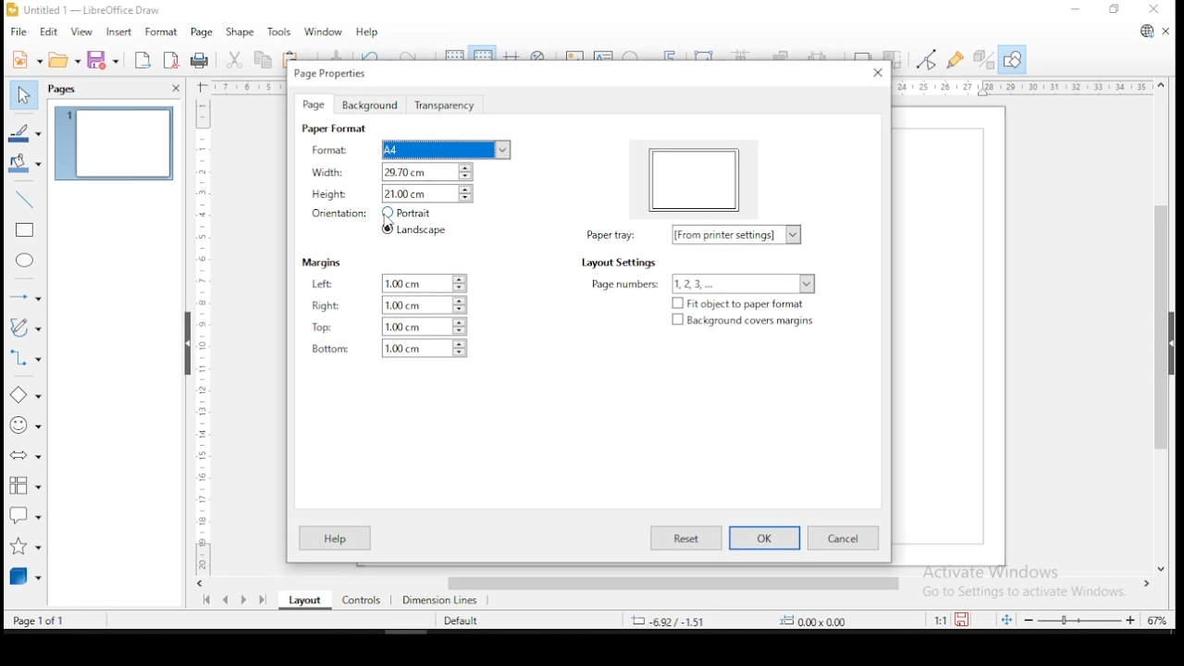 Image resolution: width=1184 pixels, height=666 pixels. Describe the element at coordinates (956, 58) in the screenshot. I see `show glue point functions` at that location.